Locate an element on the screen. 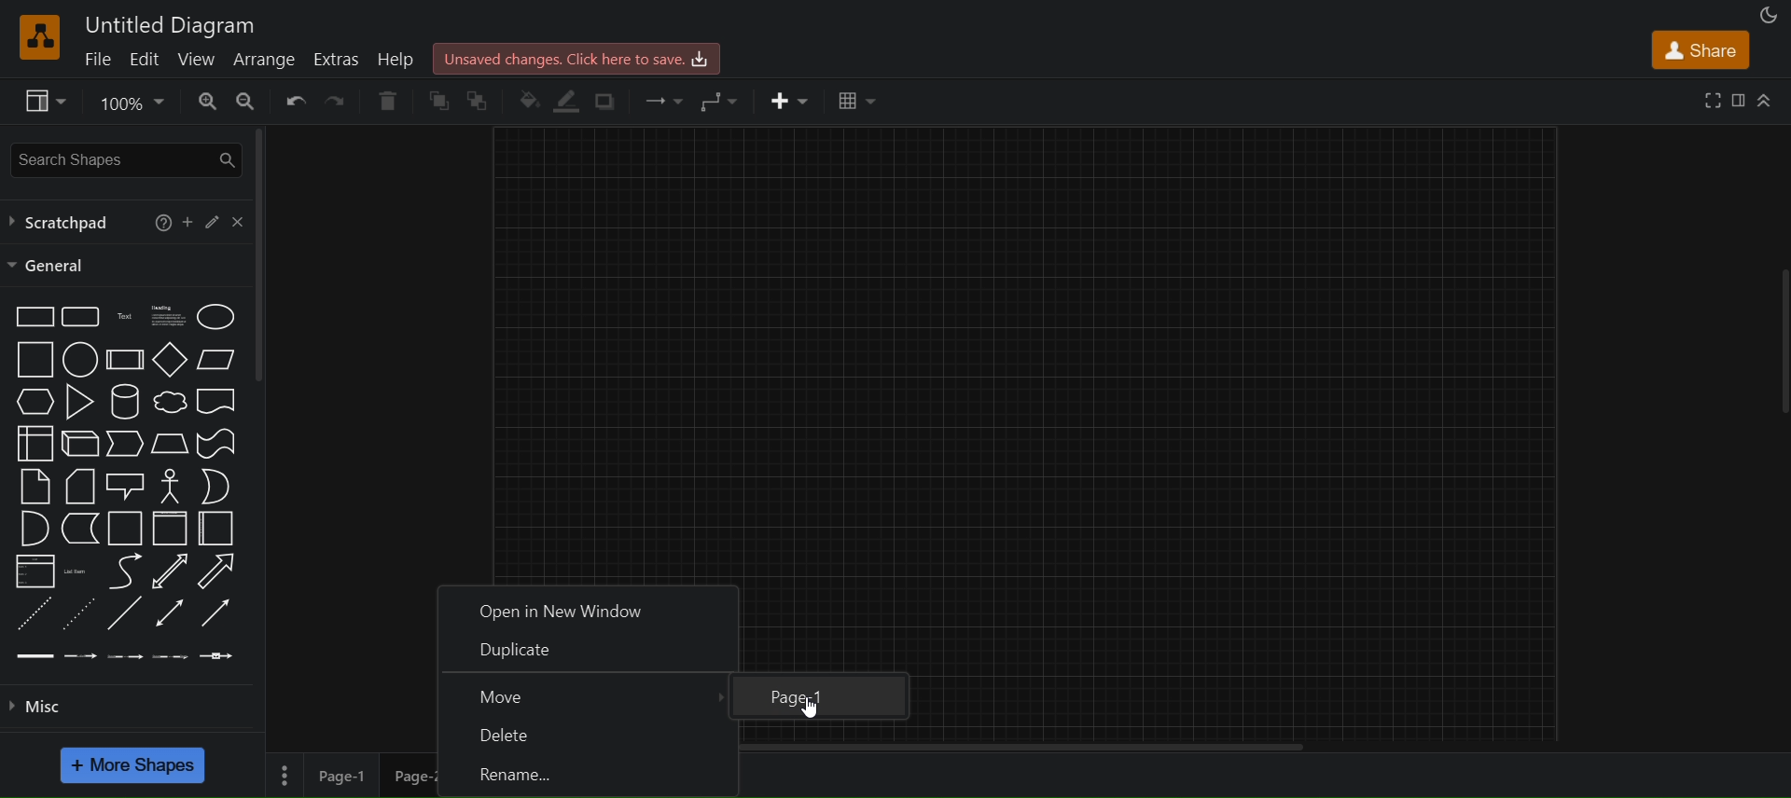 The height and width of the screenshot is (798, 1791). diamond is located at coordinates (171, 359).